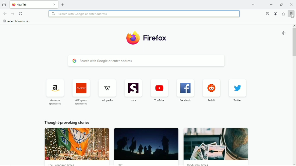 The height and width of the screenshot is (166, 296). Describe the element at coordinates (55, 93) in the screenshot. I see `Amazon Sponsored` at that location.